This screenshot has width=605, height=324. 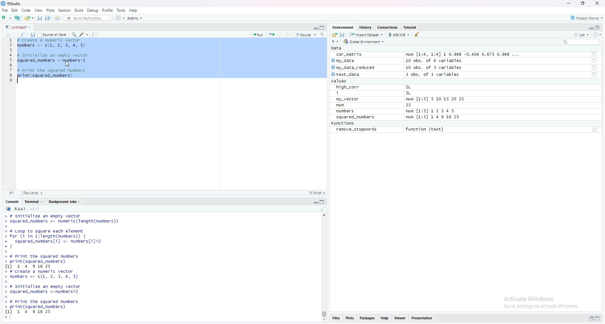 What do you see at coordinates (95, 34) in the screenshot?
I see `compile report` at bounding box center [95, 34].